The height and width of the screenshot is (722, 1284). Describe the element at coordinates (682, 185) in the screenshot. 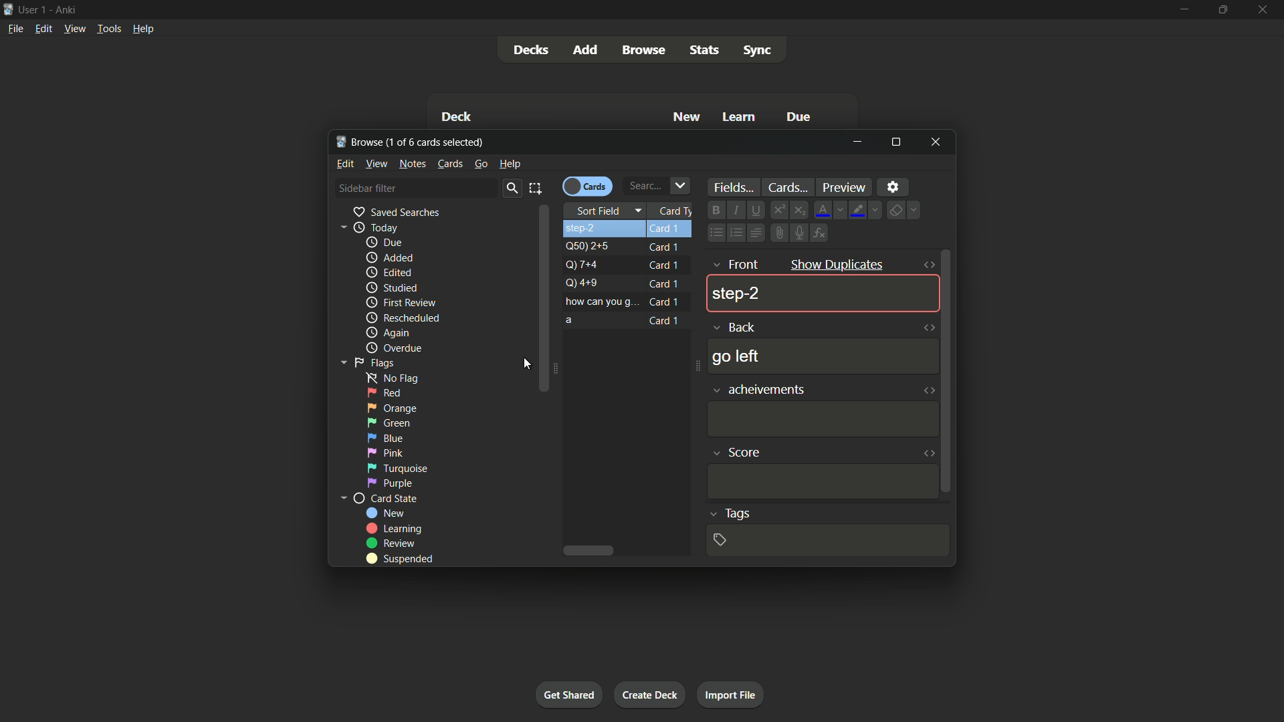

I see `Drop down` at that location.